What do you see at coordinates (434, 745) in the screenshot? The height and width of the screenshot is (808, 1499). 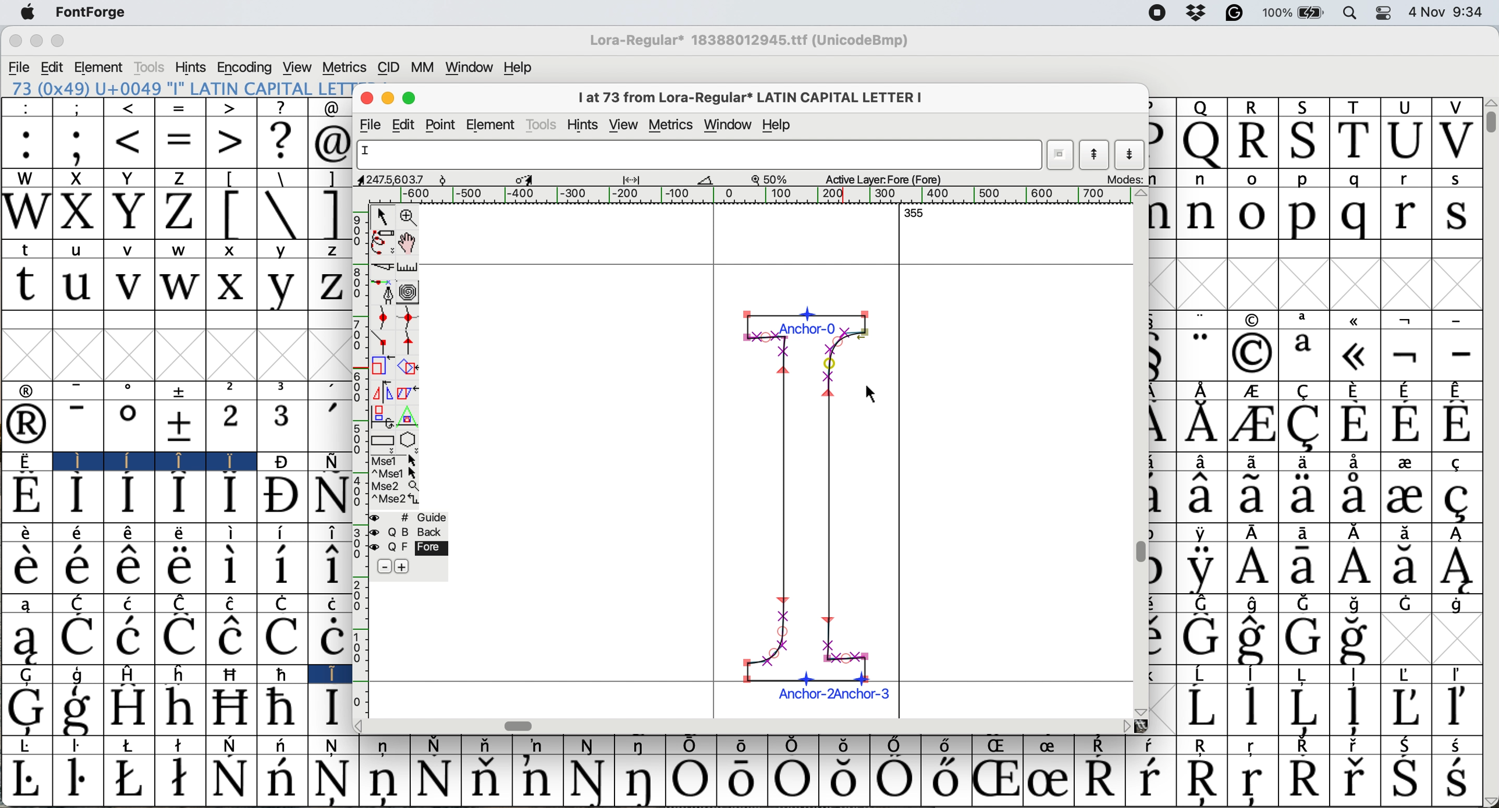 I see `Symbol` at bounding box center [434, 745].